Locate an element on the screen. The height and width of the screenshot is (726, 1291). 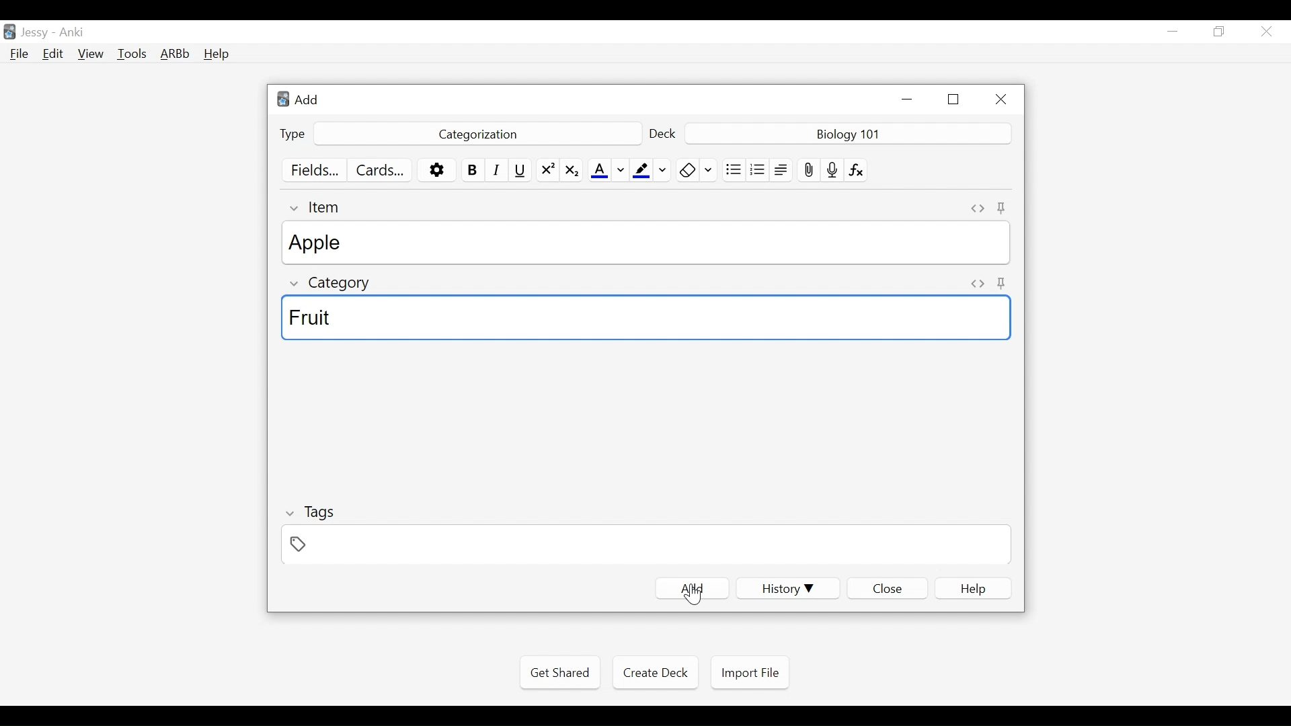
Advanced Review Button bar is located at coordinates (175, 54).